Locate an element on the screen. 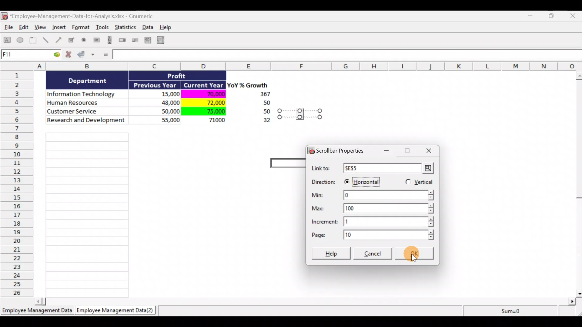 This screenshot has height=327, width=582. selected cell is located at coordinates (288, 162).